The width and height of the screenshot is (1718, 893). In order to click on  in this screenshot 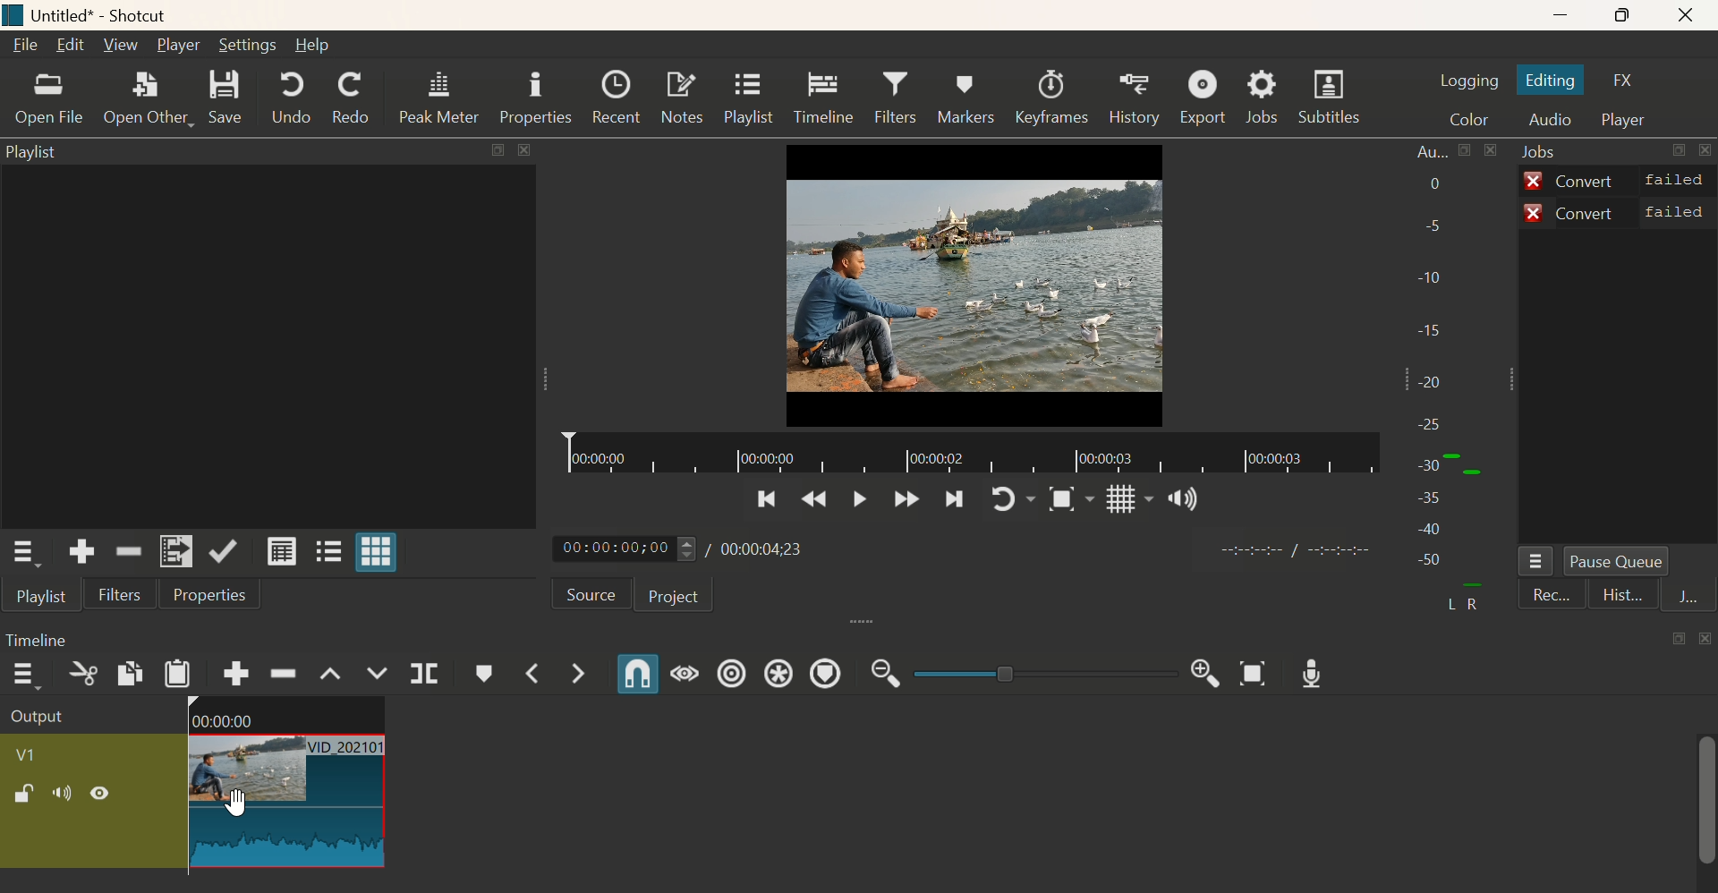, I will do `click(117, 596)`.